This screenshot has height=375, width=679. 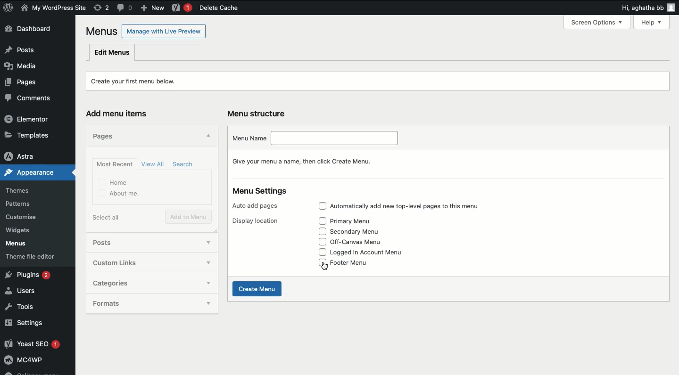 What do you see at coordinates (27, 174) in the screenshot?
I see `Appearance` at bounding box center [27, 174].